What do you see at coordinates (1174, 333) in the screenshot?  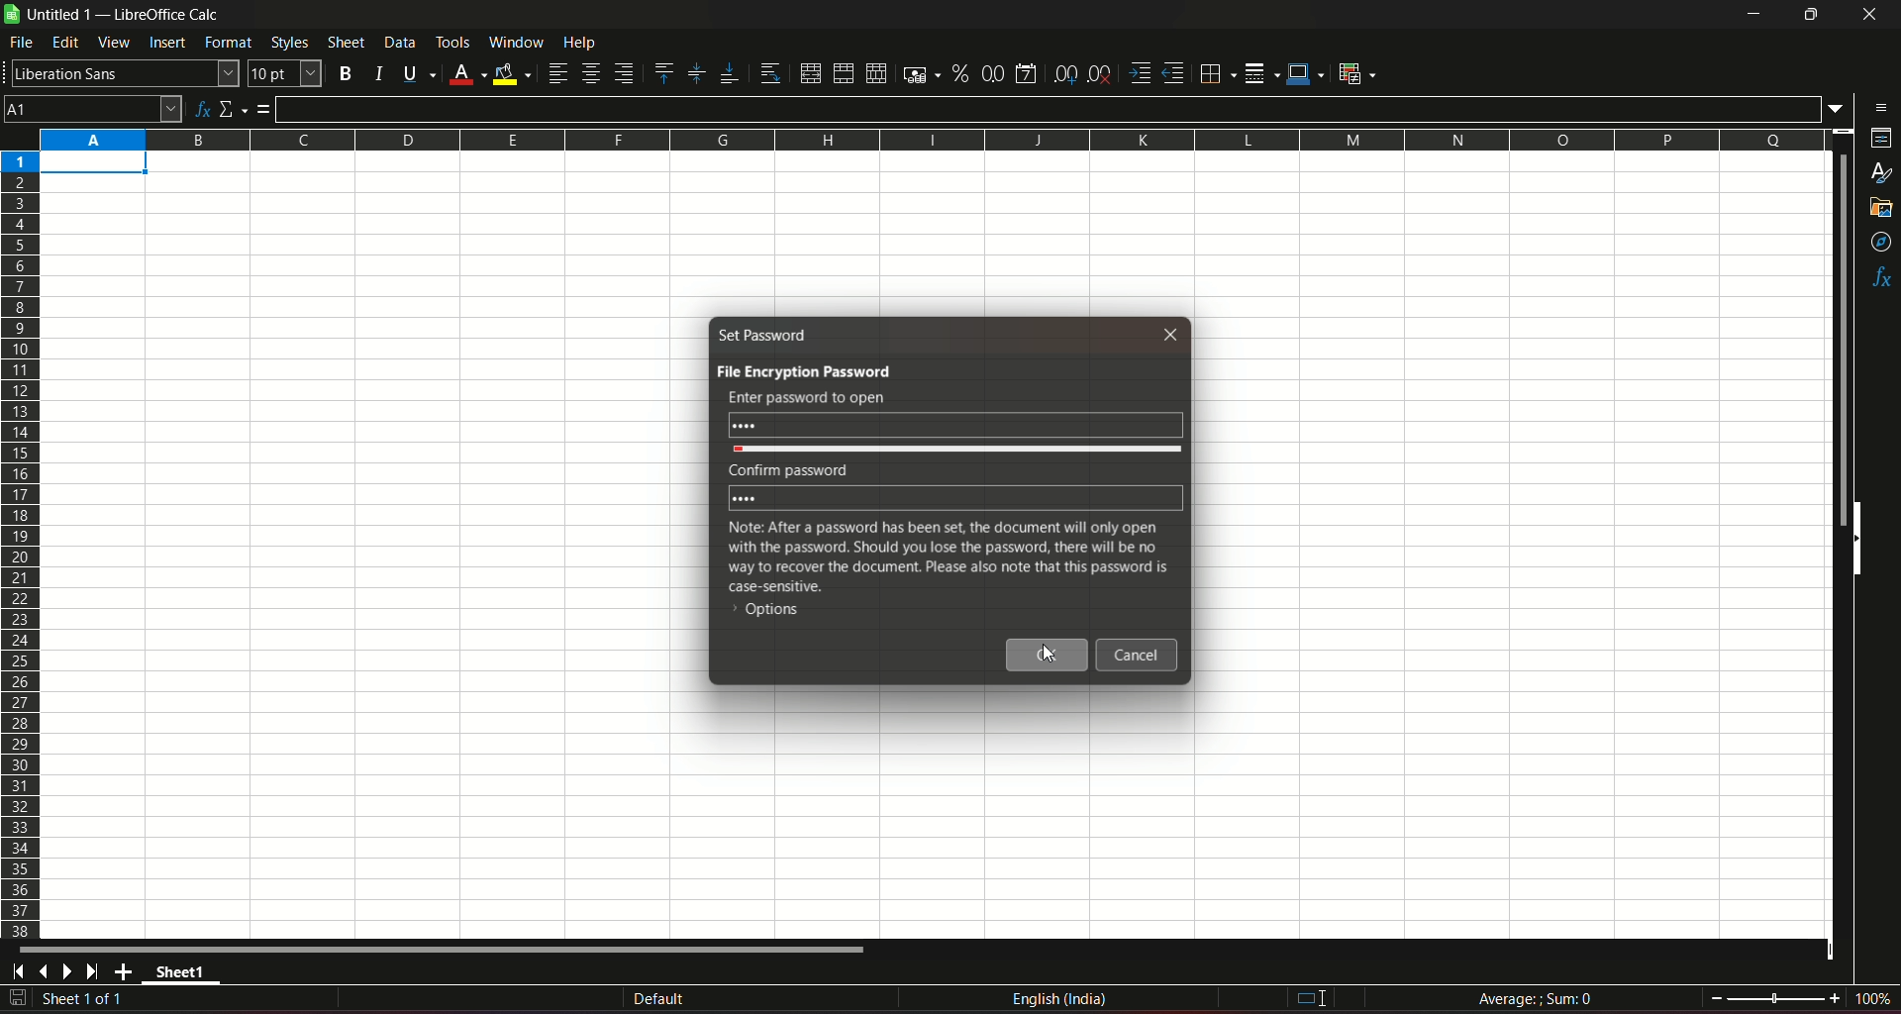 I see `close` at bounding box center [1174, 333].